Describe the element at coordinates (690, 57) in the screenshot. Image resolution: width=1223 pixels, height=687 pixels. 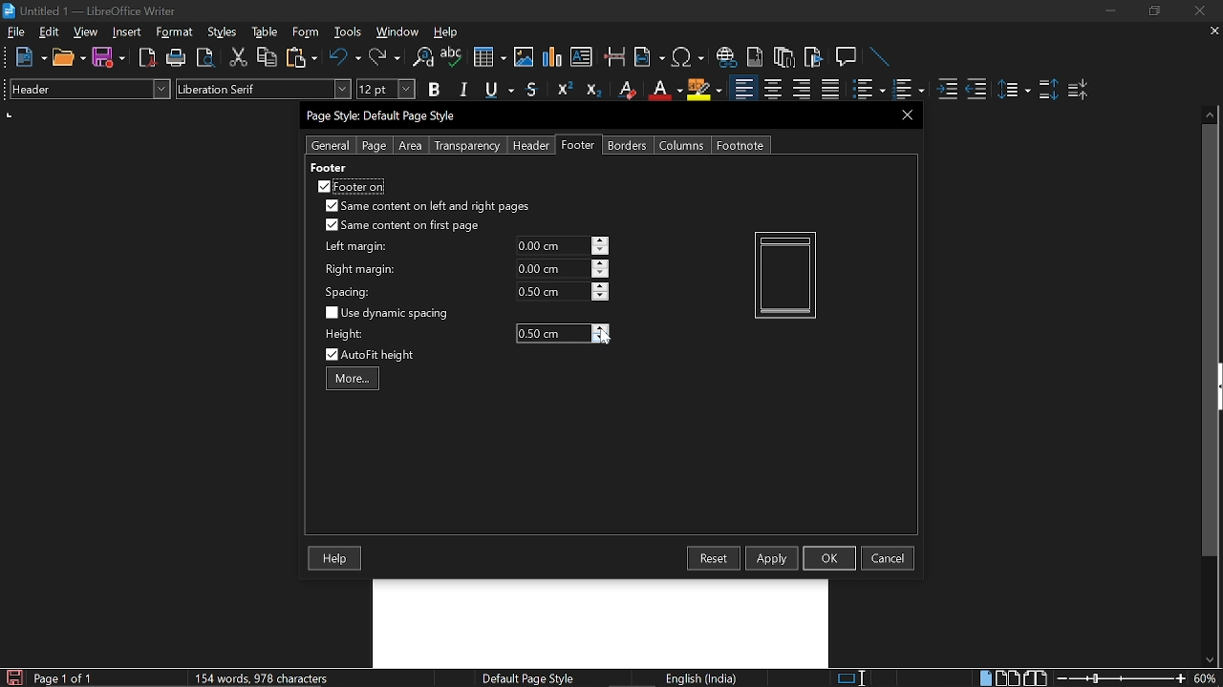
I see `Insert symbol` at that location.